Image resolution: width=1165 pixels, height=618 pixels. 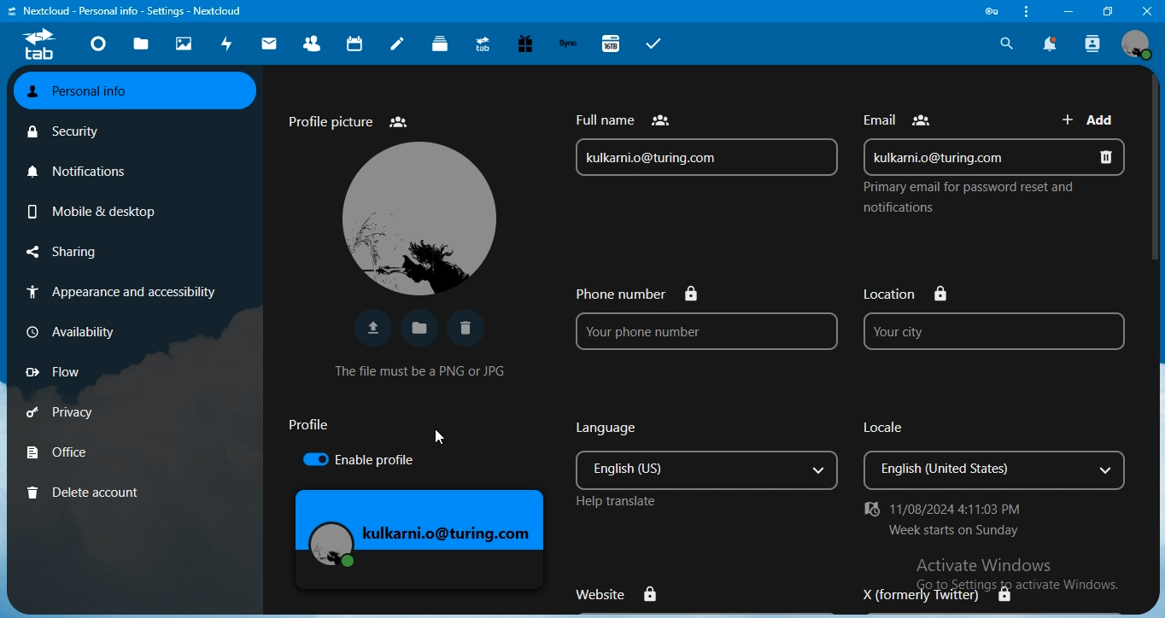 What do you see at coordinates (526, 44) in the screenshot?
I see `free trial` at bounding box center [526, 44].